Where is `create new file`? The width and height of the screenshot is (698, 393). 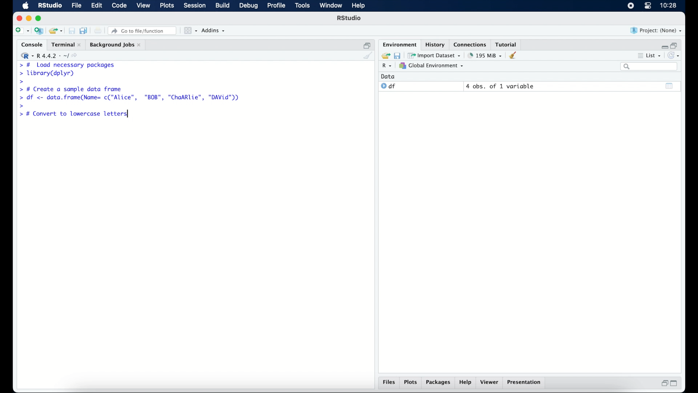 create new file is located at coordinates (22, 31).